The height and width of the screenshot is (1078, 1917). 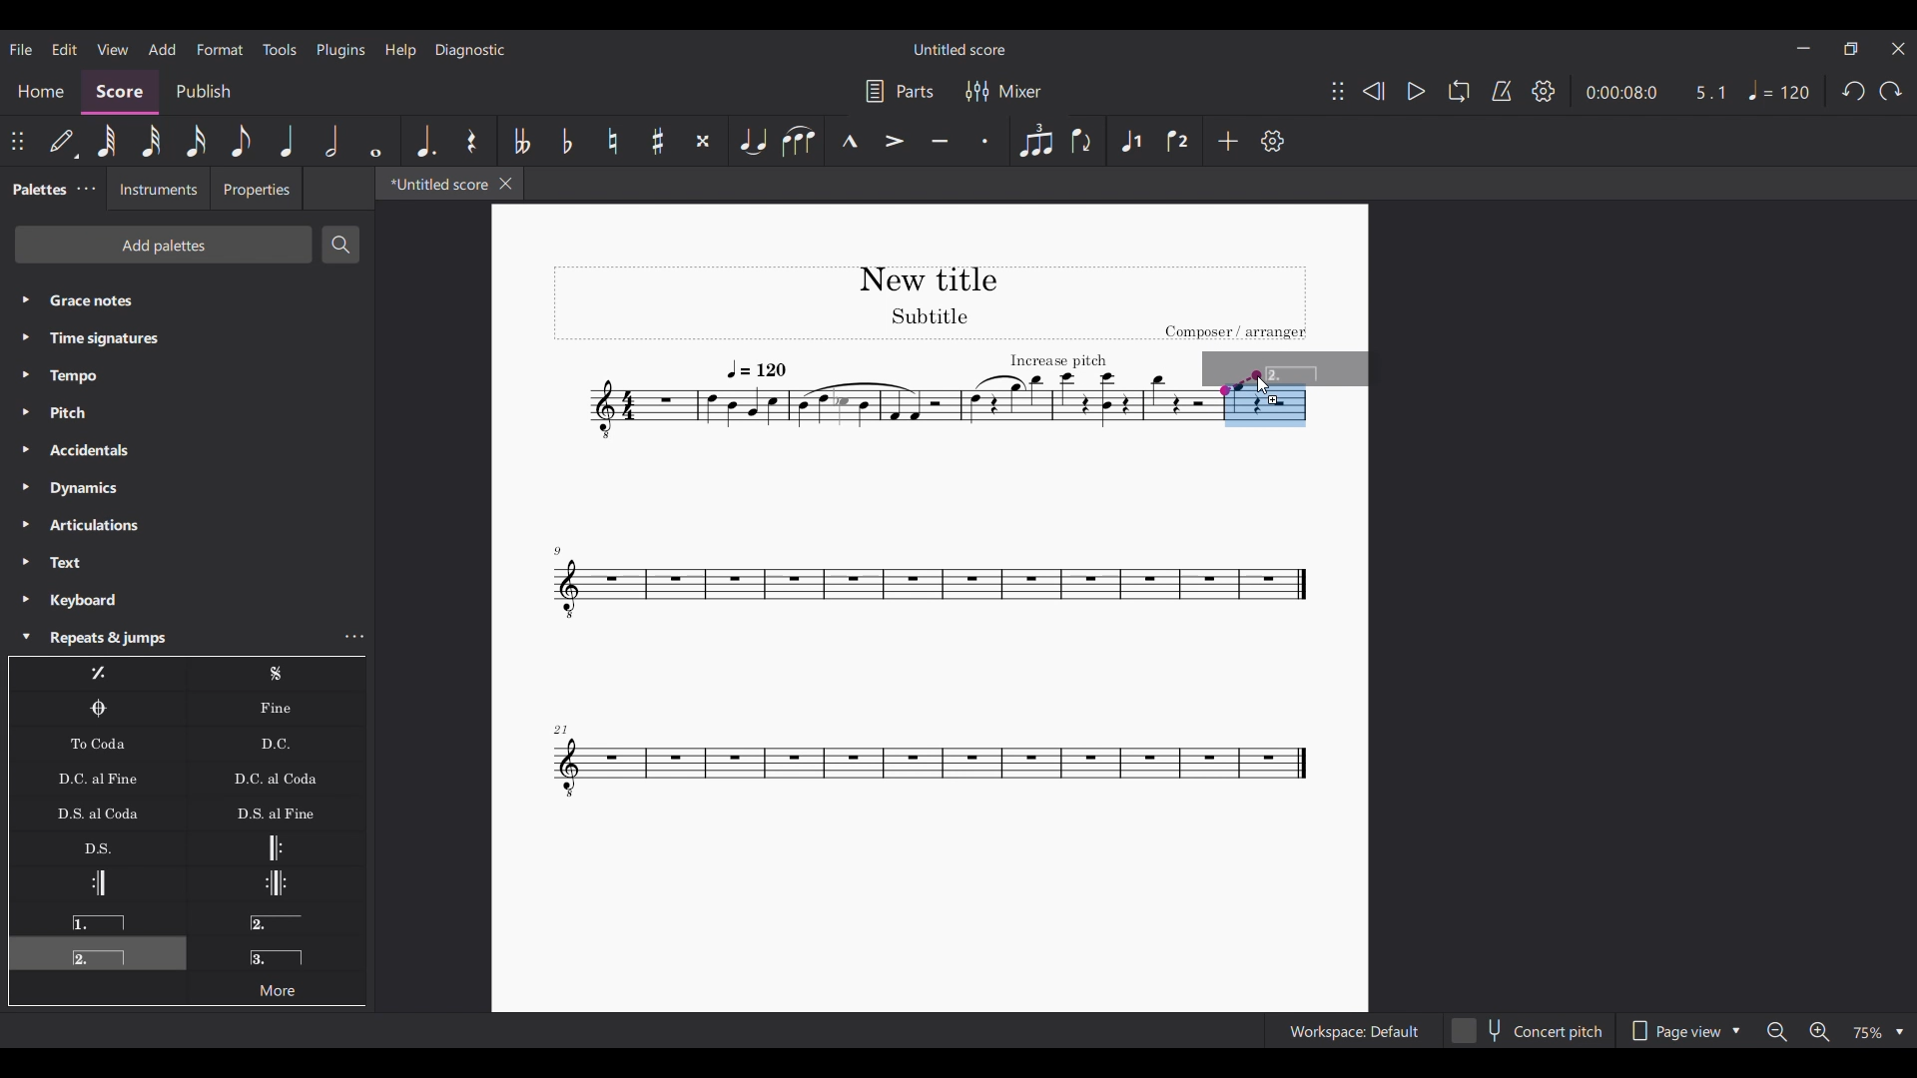 What do you see at coordinates (472, 141) in the screenshot?
I see `Rest` at bounding box center [472, 141].